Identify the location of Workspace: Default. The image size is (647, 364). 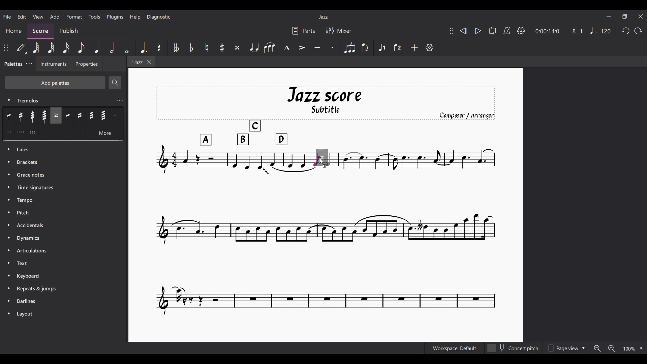
(455, 348).